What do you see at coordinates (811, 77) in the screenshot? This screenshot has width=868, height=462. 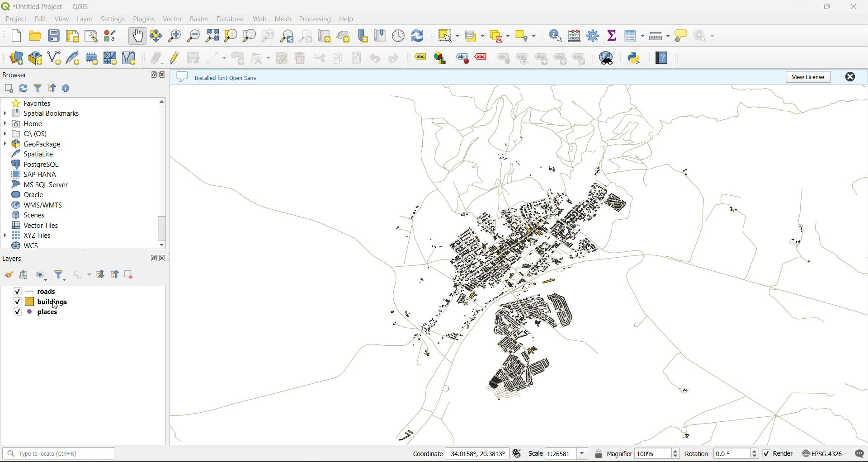 I see `view license` at bounding box center [811, 77].